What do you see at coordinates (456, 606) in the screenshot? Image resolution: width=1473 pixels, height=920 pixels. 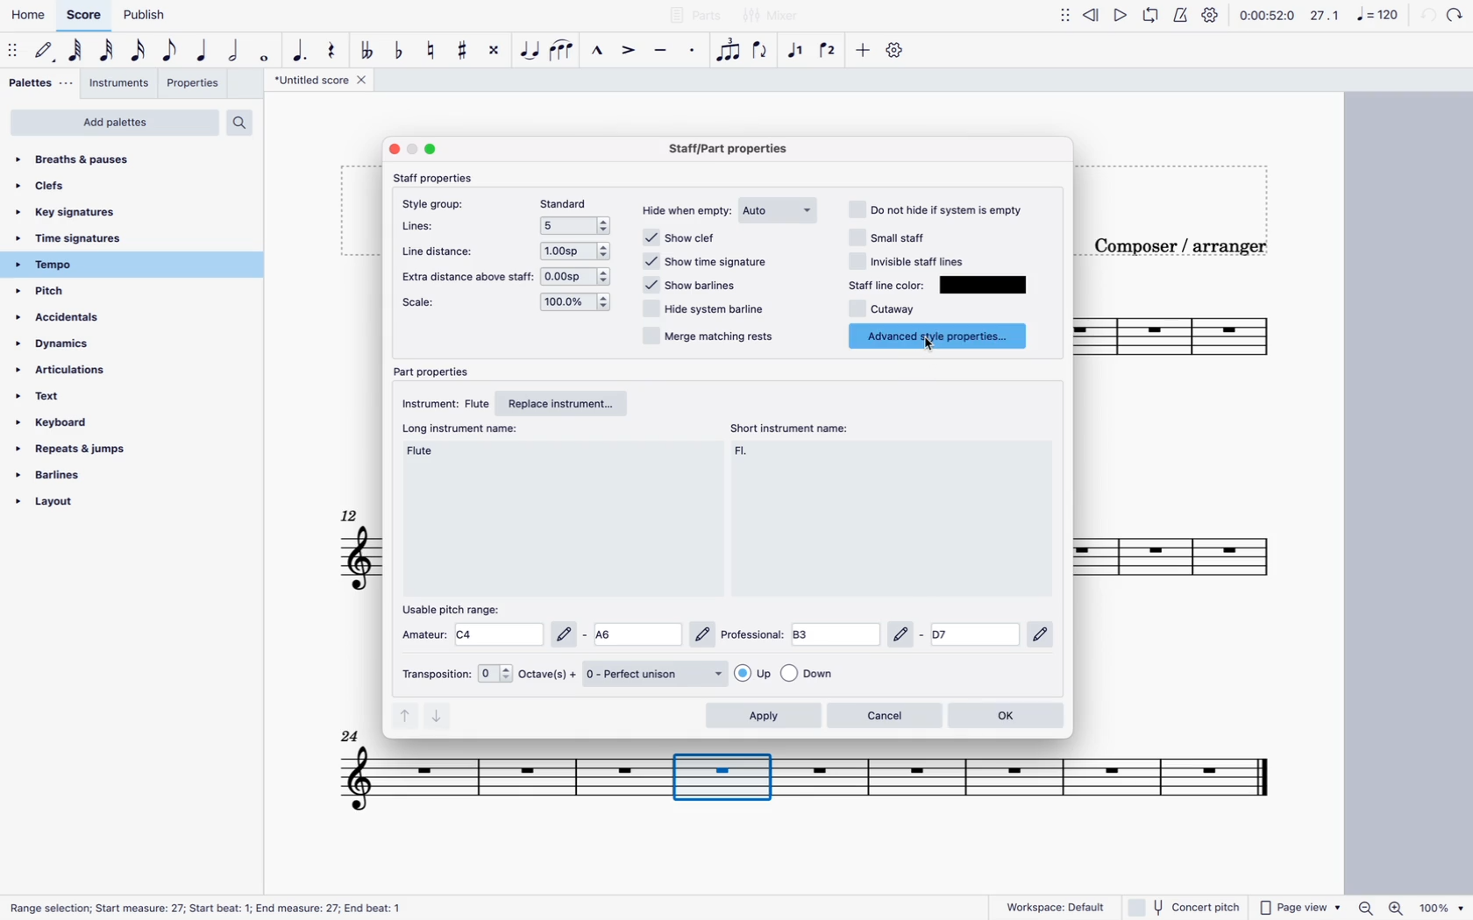 I see `usable pitch range` at bounding box center [456, 606].